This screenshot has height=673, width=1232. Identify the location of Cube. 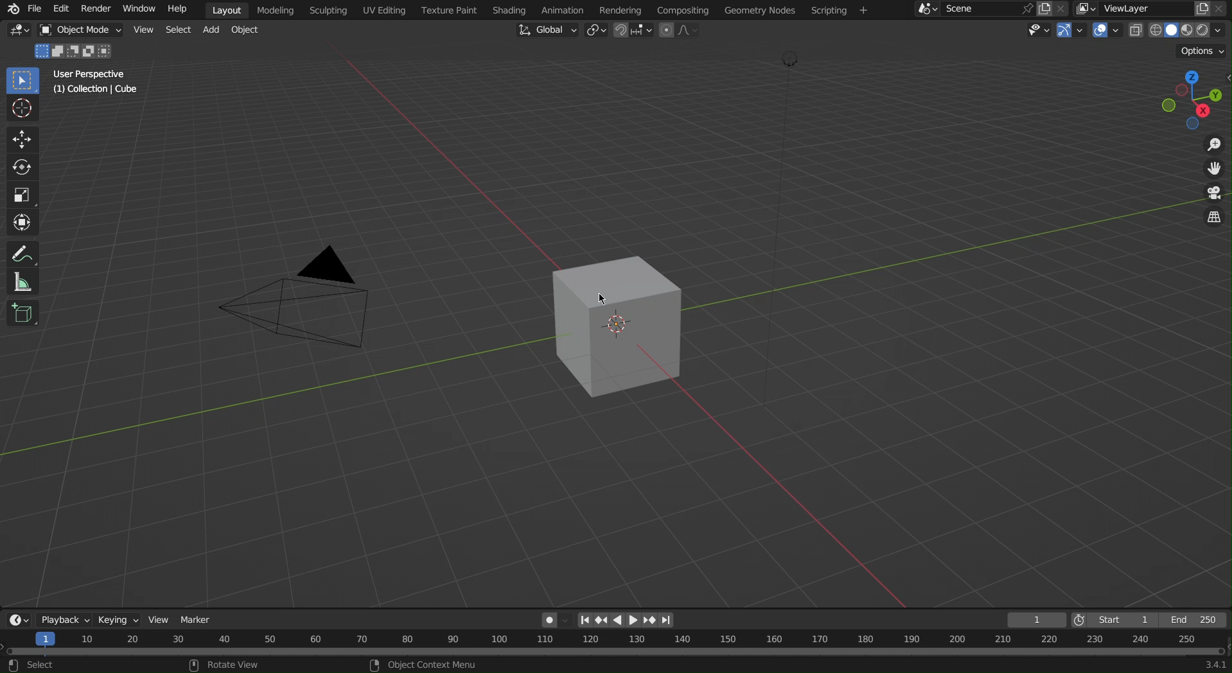
(24, 313).